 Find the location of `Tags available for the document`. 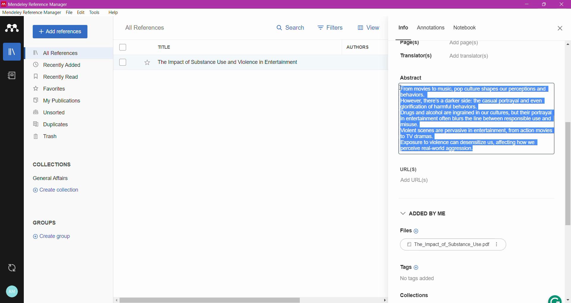

Tags available for the document is located at coordinates (420, 280).